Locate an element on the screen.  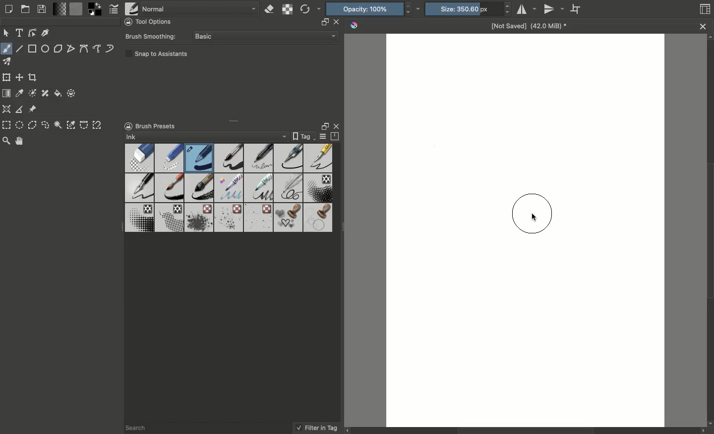
Brushes is located at coordinates (229, 188).